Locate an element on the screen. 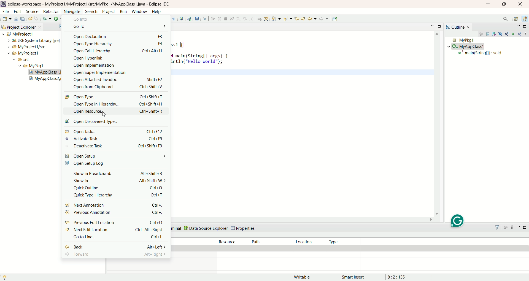  Myproject1 is located at coordinates (20, 53).